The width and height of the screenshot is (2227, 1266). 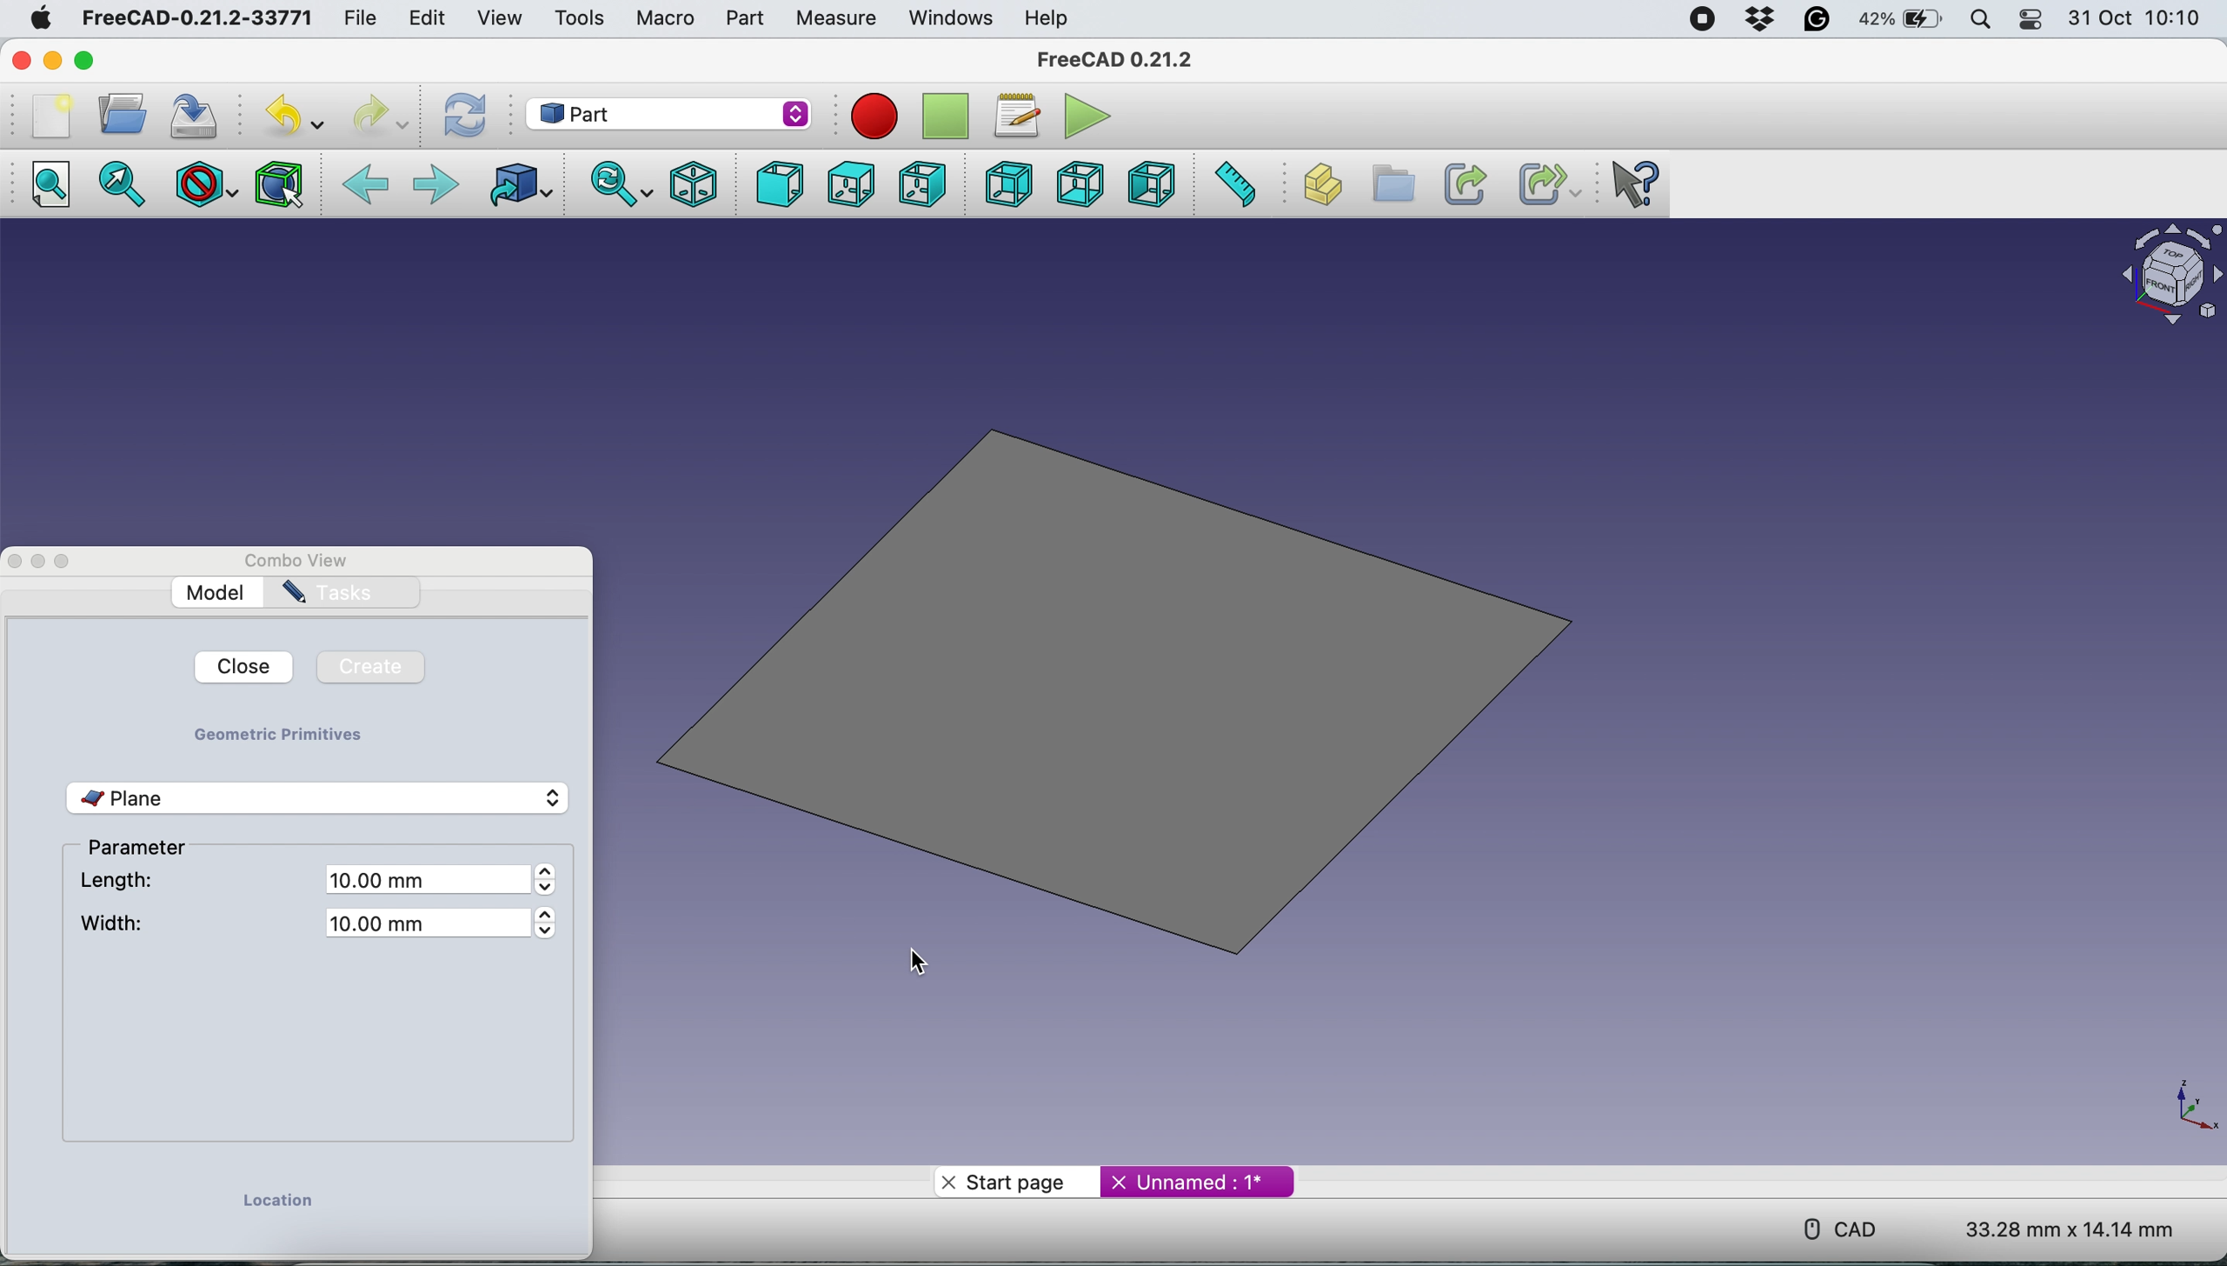 I want to click on Isometric, so click(x=696, y=184).